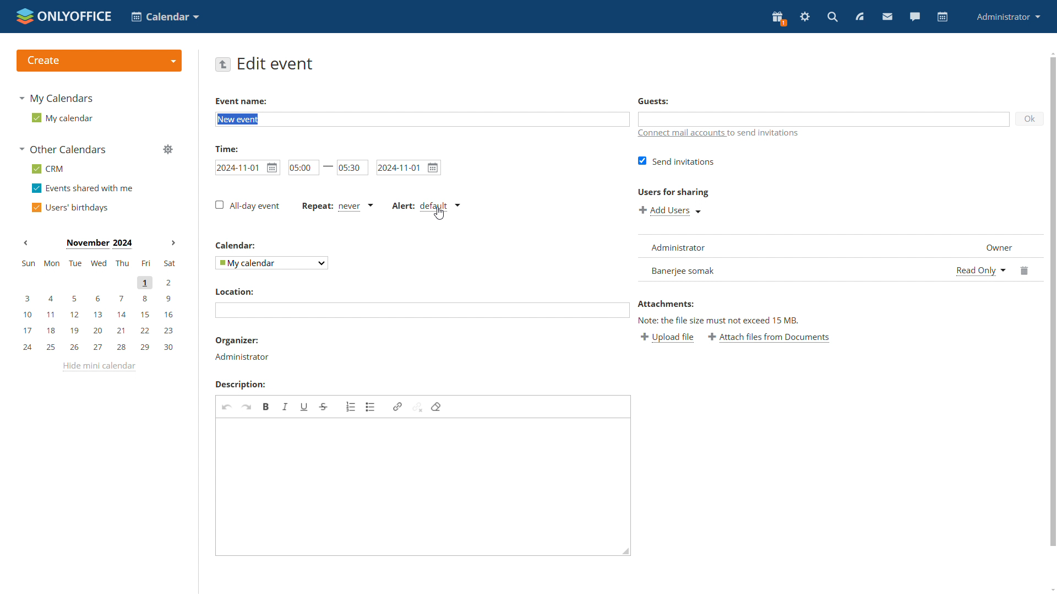  Describe the element at coordinates (266, 407) in the screenshot. I see `bold` at that location.